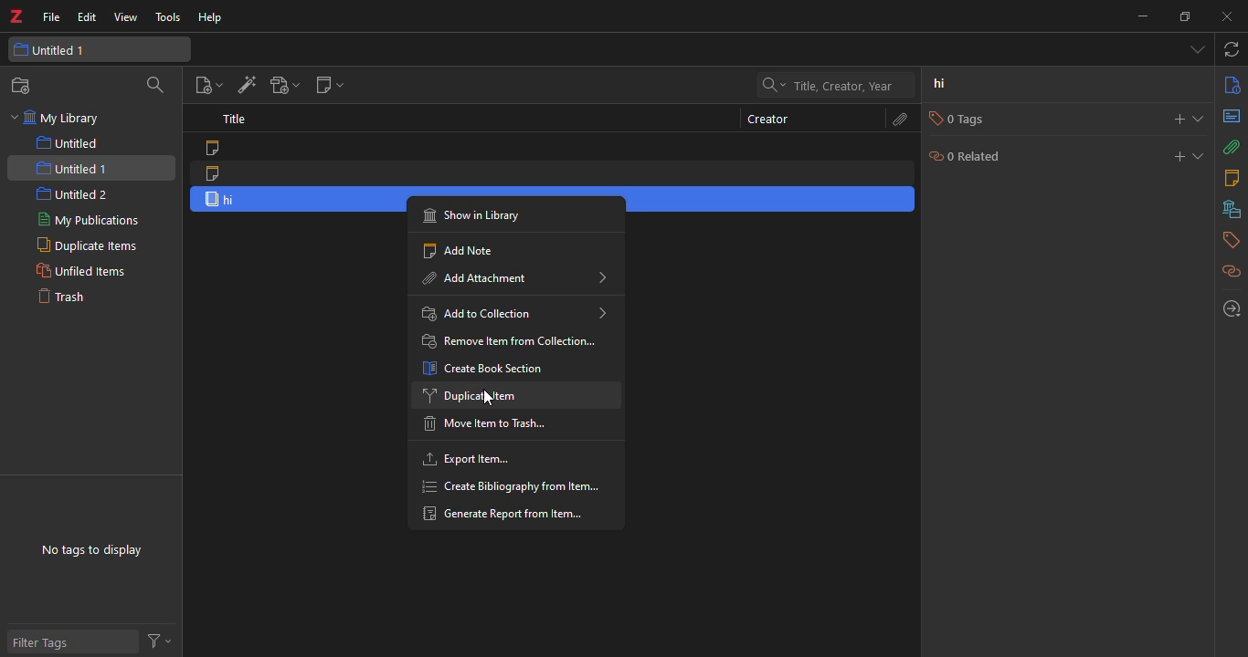 The image size is (1248, 657). I want to click on related, so click(1231, 273).